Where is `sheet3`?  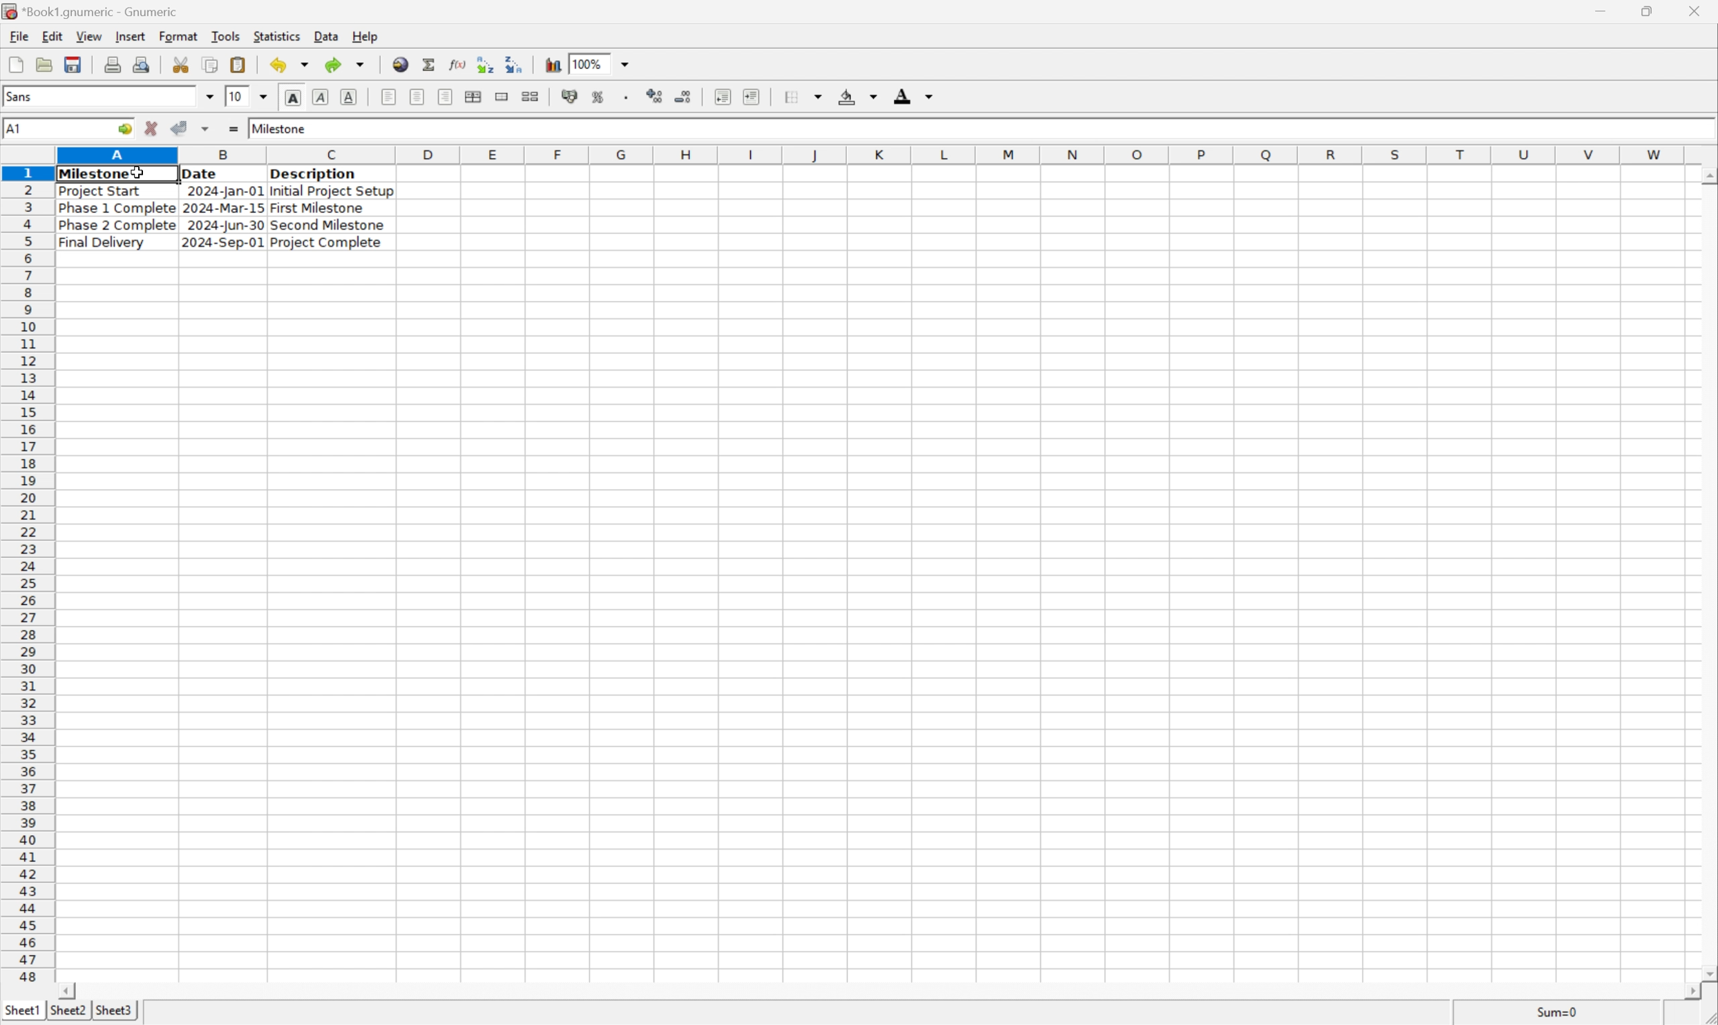 sheet3 is located at coordinates (114, 1014).